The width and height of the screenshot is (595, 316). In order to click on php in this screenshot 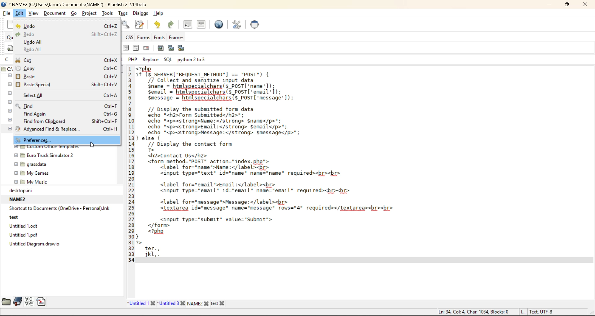, I will do `click(132, 59)`.